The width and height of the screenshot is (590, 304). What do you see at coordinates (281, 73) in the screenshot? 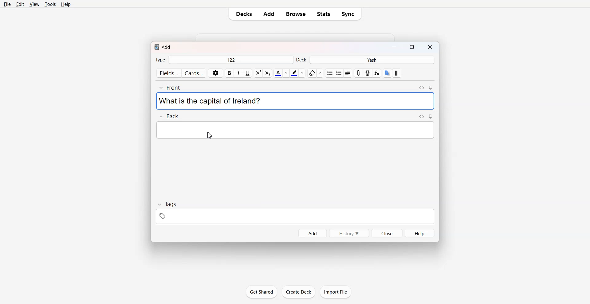
I see `Text Color` at bounding box center [281, 73].